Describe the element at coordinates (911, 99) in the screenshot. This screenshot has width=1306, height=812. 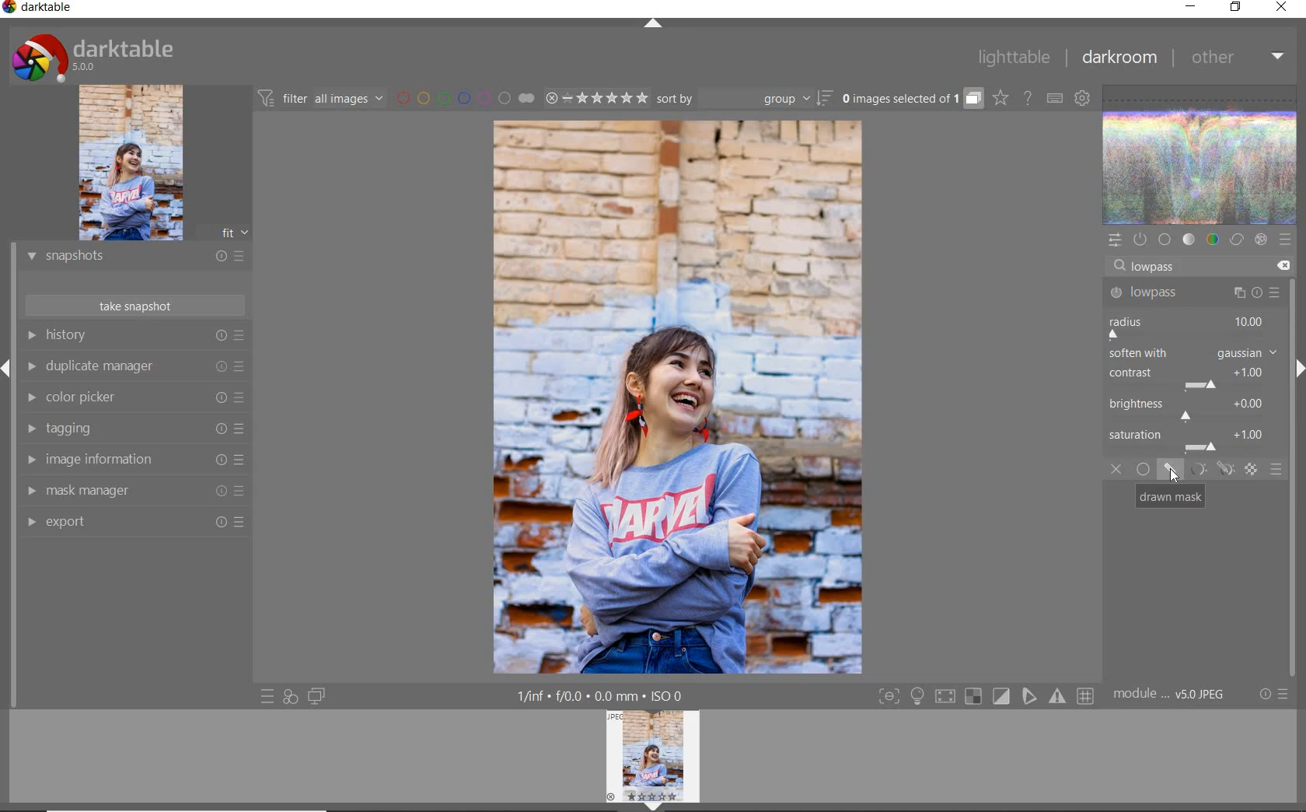
I see `grouped images` at that location.